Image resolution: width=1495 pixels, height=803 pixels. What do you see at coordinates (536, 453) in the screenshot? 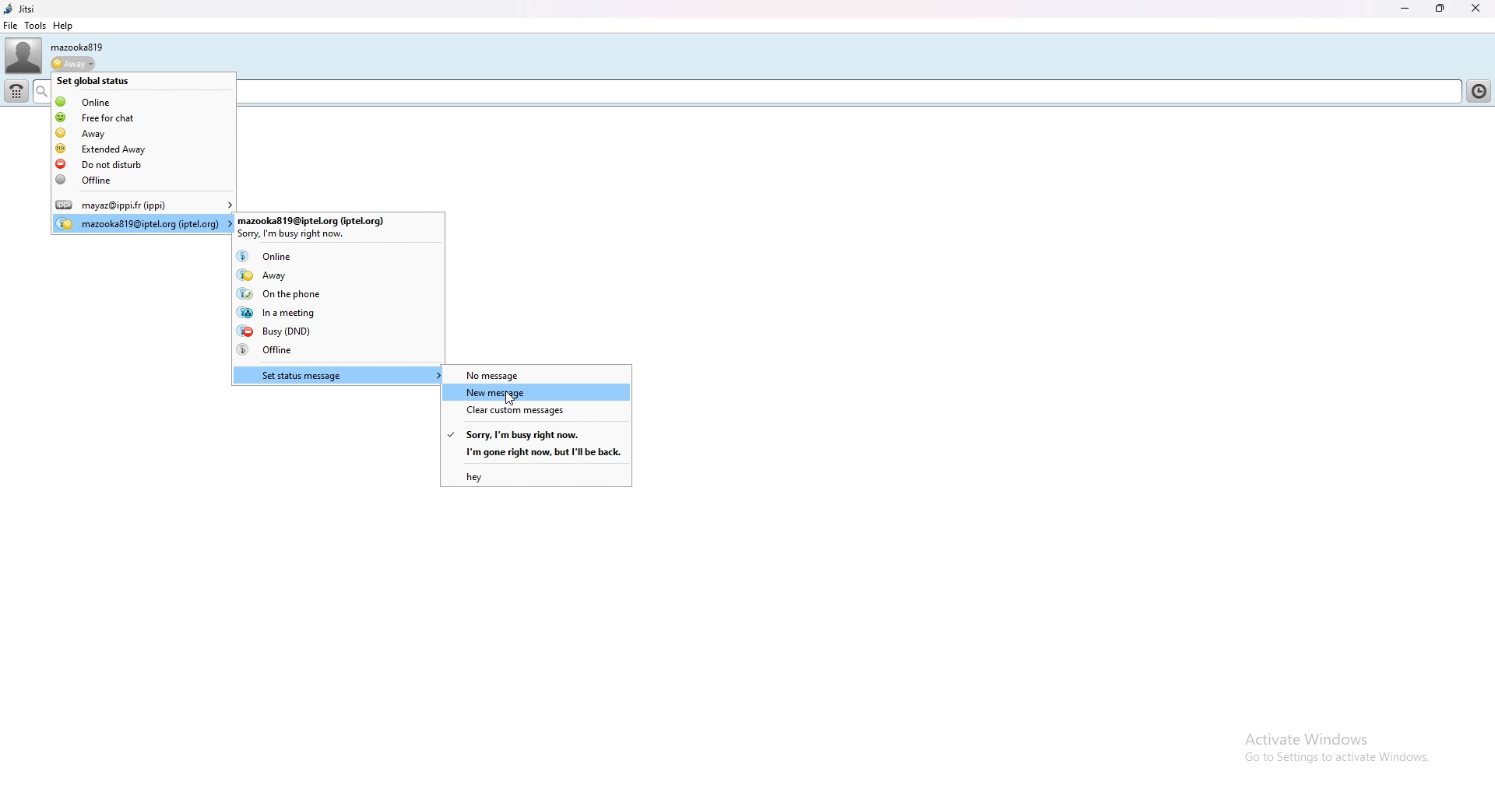
I see `i'm gone right now.but i'll be back.` at bounding box center [536, 453].